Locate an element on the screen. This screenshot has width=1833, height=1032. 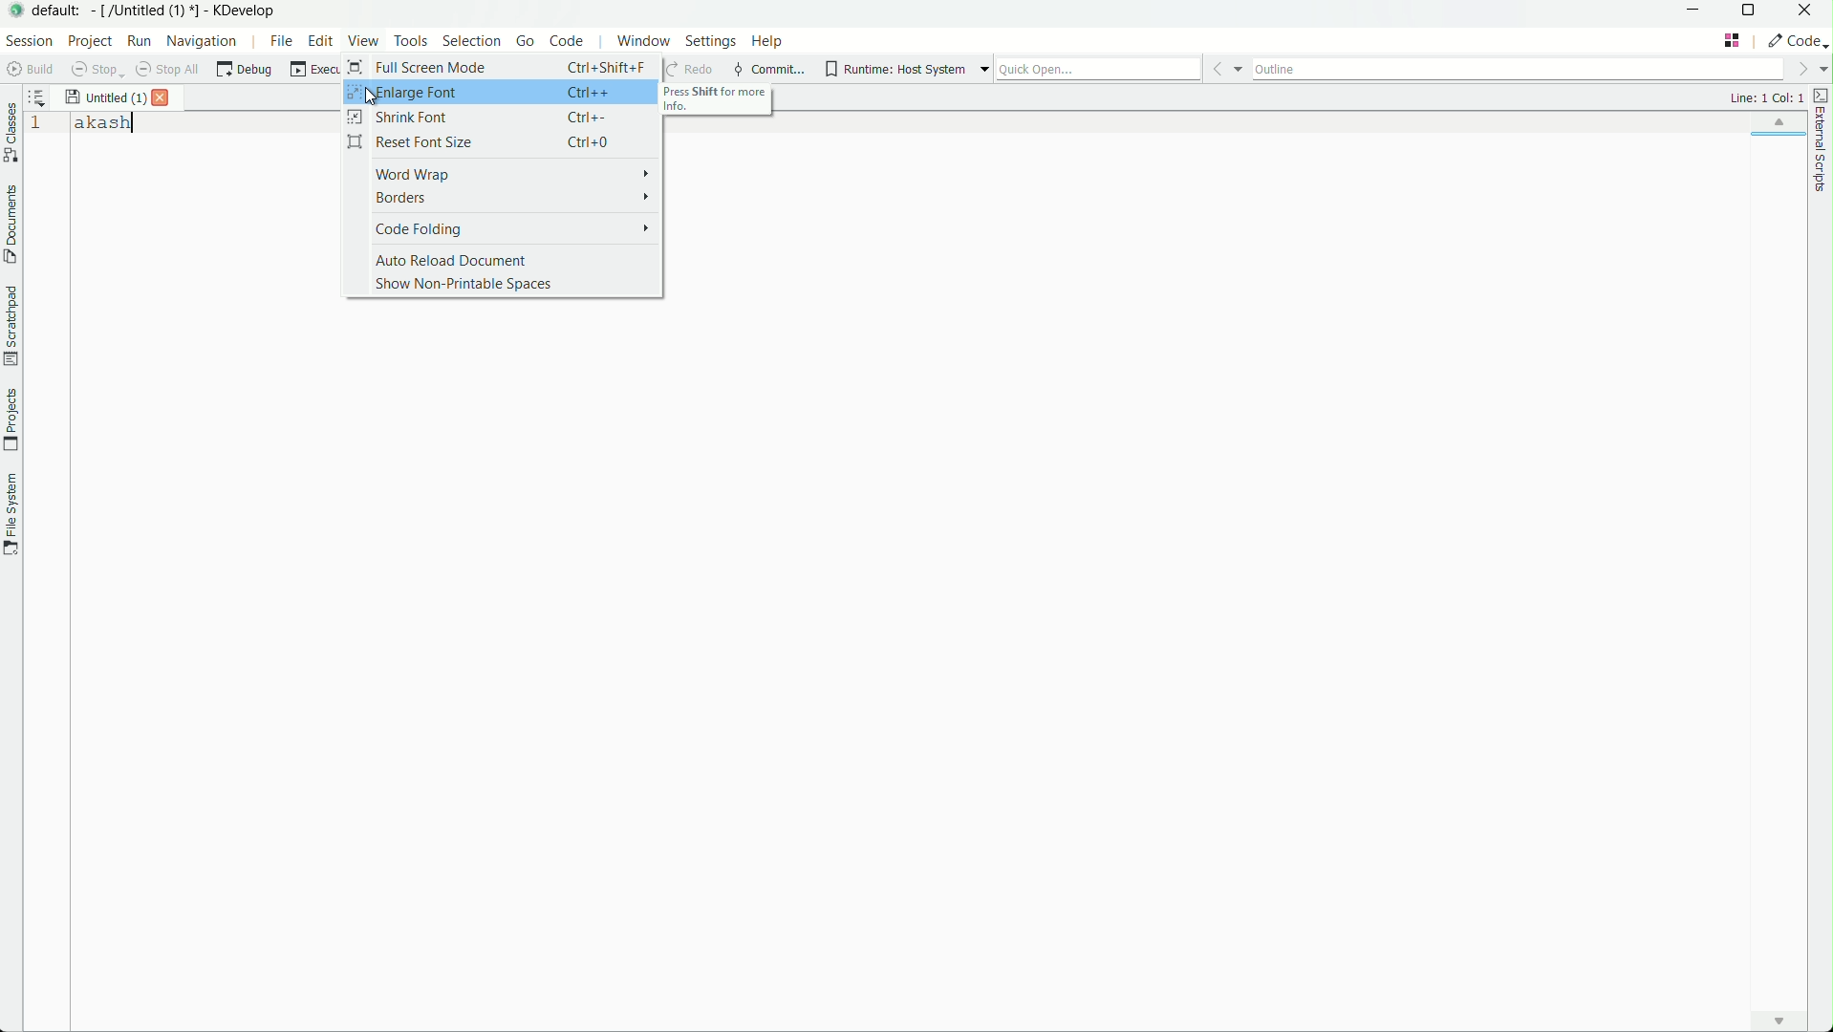
1 is located at coordinates (37, 128).